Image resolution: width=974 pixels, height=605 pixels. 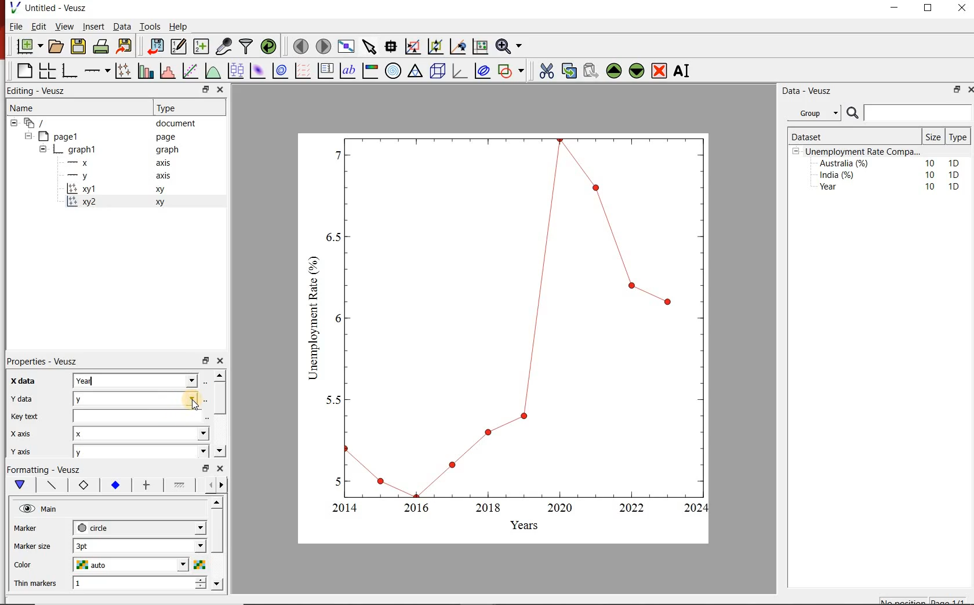 What do you see at coordinates (684, 71) in the screenshot?
I see `rename the widgets` at bounding box center [684, 71].